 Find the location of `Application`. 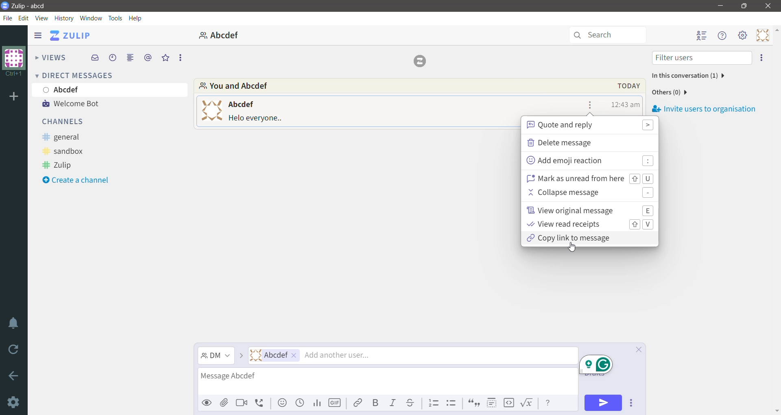

Application is located at coordinates (70, 35).